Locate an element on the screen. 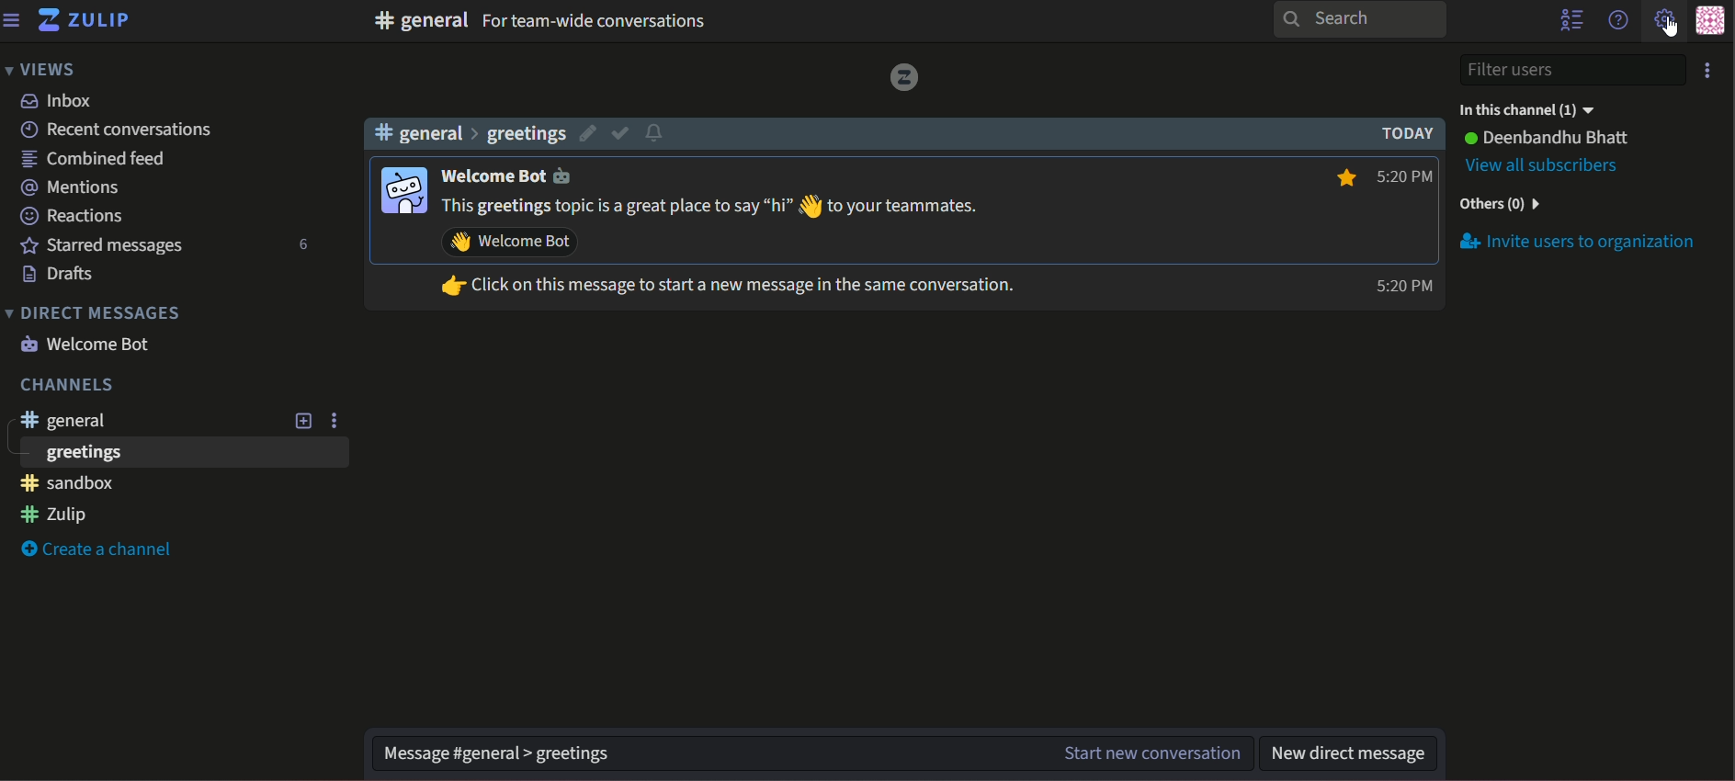 The height and width of the screenshot is (781, 1735). Drafts is located at coordinates (57, 276).